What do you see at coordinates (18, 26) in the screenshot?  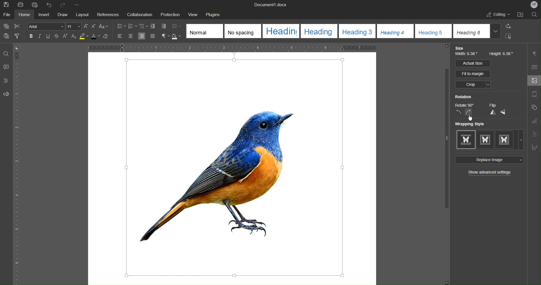 I see `Cut` at bounding box center [18, 26].